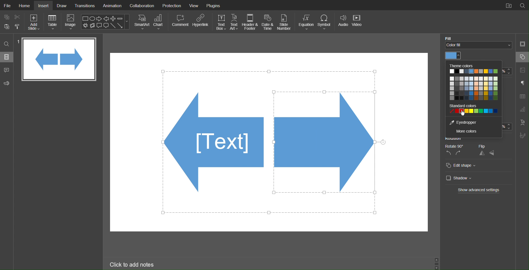 This screenshot has width=529, height=270. What do you see at coordinates (105, 21) in the screenshot?
I see `Shape Menu` at bounding box center [105, 21].